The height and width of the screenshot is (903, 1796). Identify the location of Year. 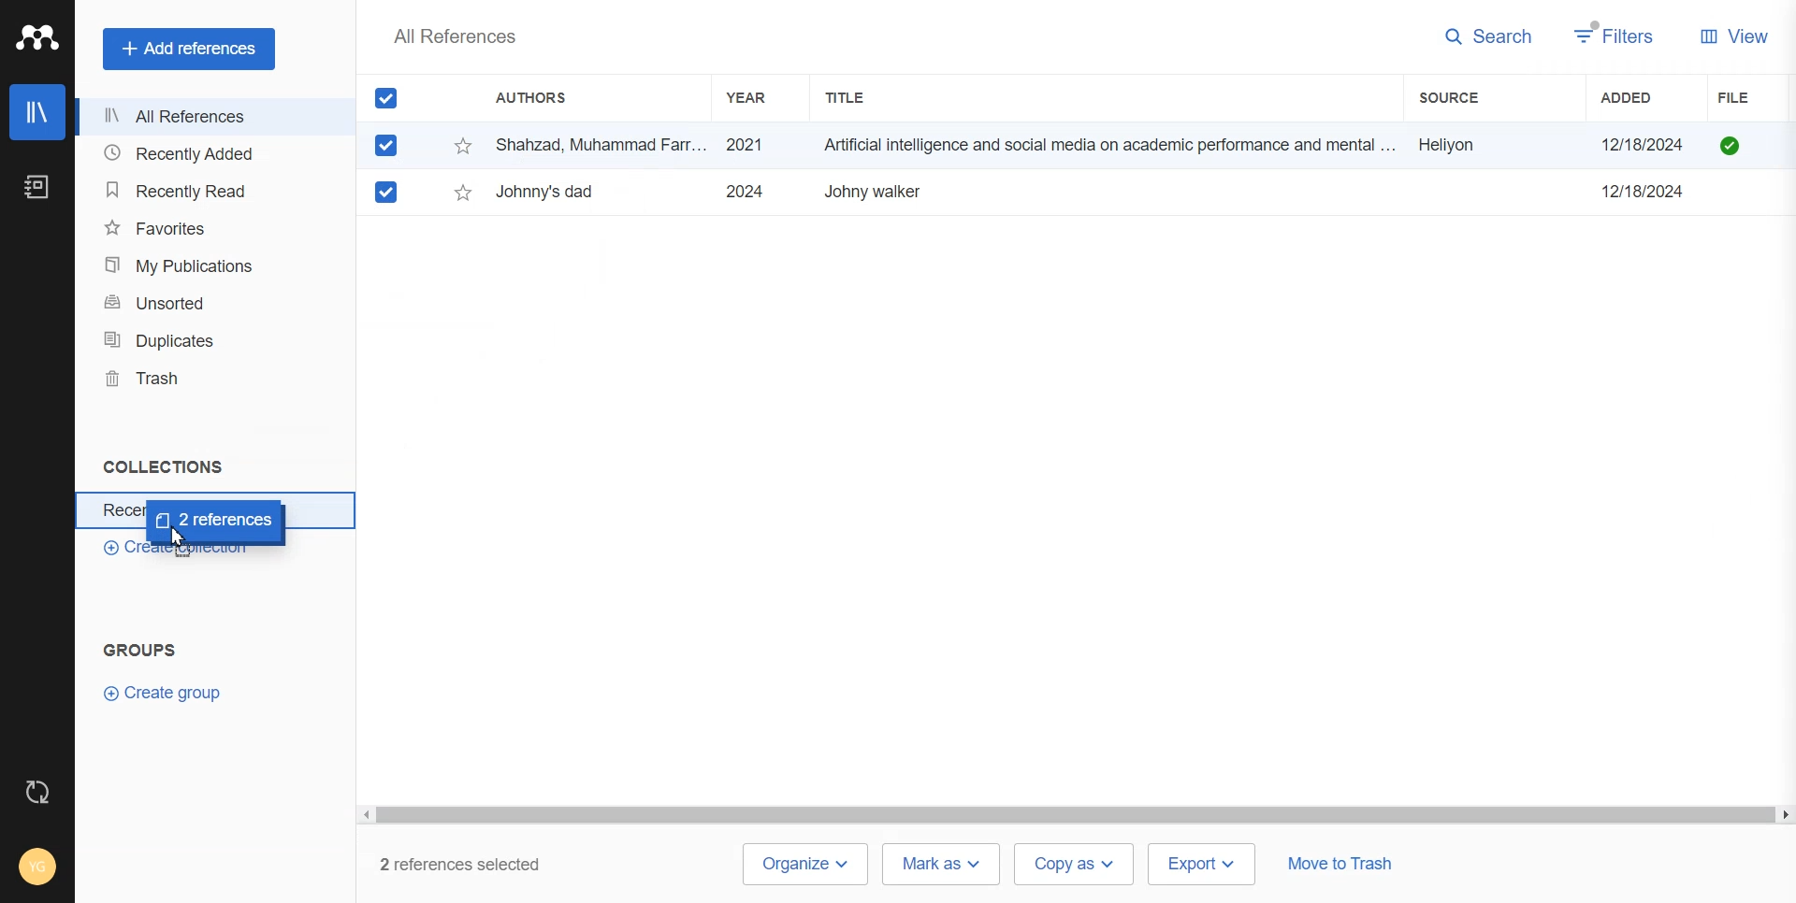
(755, 97).